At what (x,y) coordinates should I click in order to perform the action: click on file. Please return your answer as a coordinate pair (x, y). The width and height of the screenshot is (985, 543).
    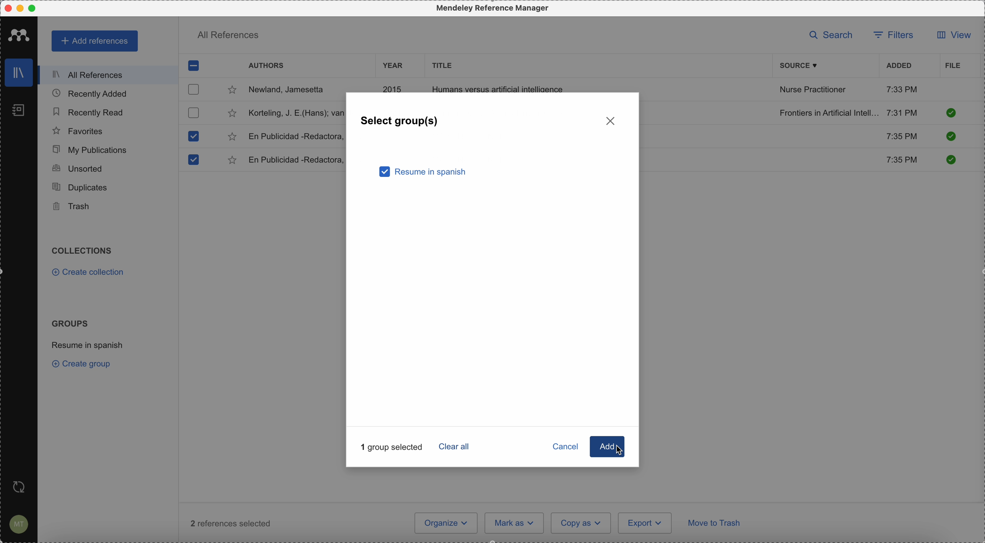
    Looking at the image, I should click on (953, 66).